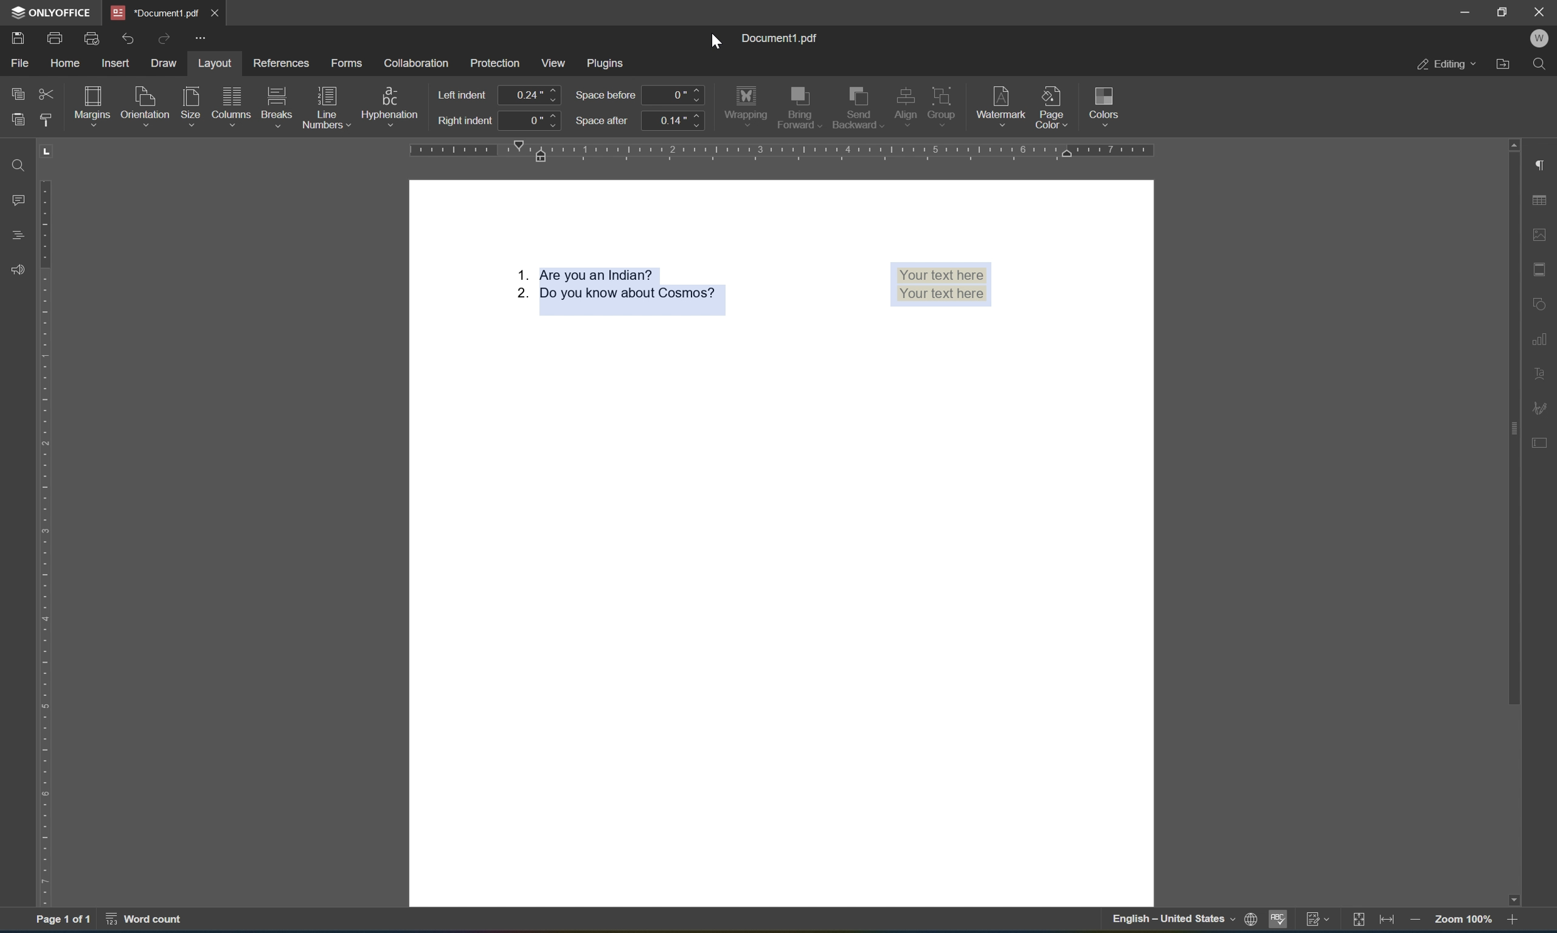  What do you see at coordinates (1104, 104) in the screenshot?
I see `colors` at bounding box center [1104, 104].